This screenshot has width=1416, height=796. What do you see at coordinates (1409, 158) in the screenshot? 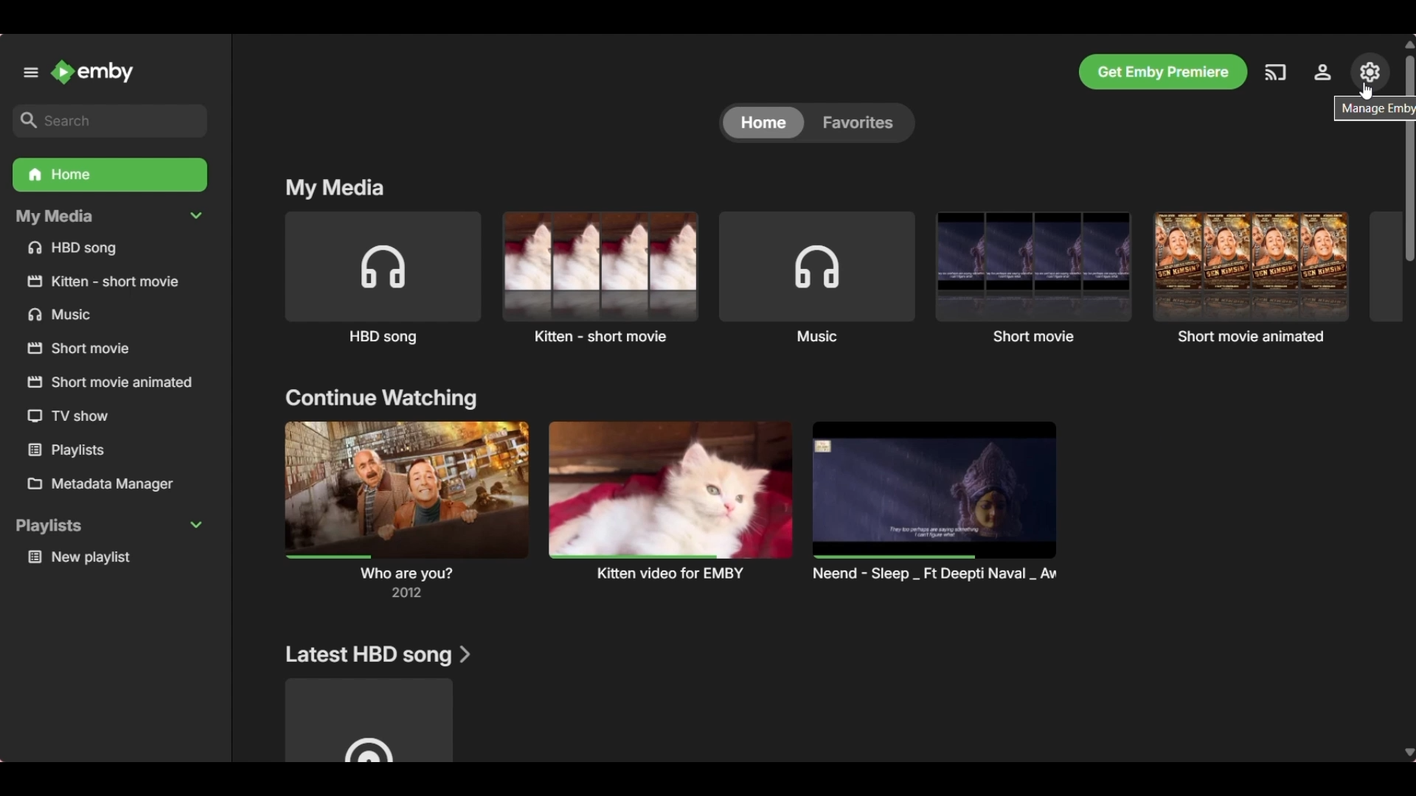
I see `Vertical slide bar` at bounding box center [1409, 158].